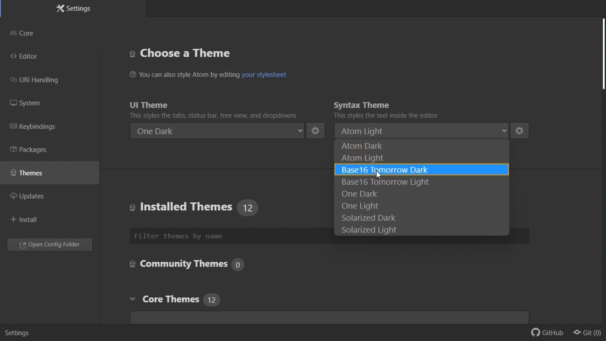 This screenshot has width=606, height=341. Describe the element at coordinates (601, 54) in the screenshot. I see `scroll bar` at that location.